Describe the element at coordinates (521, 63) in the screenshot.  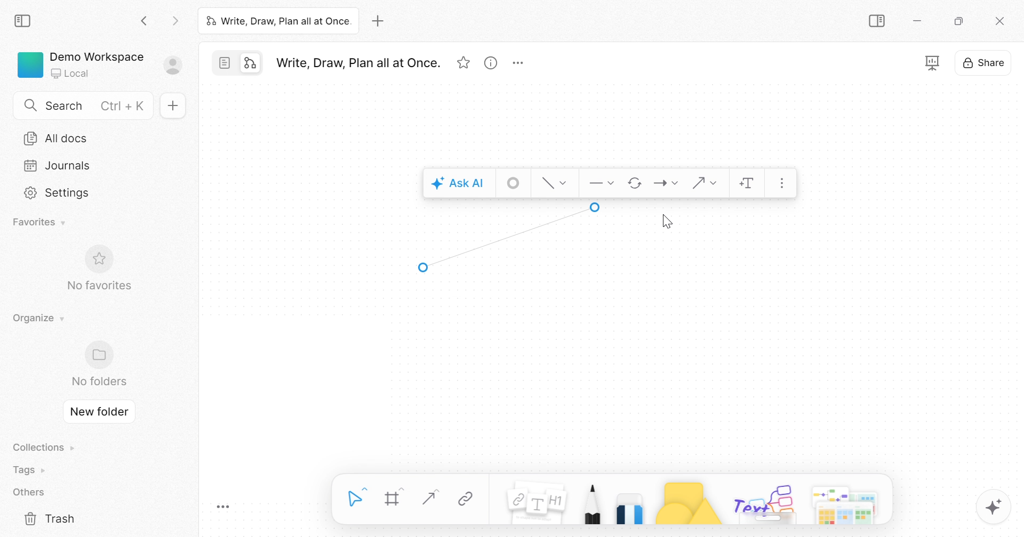
I see `More options` at that location.